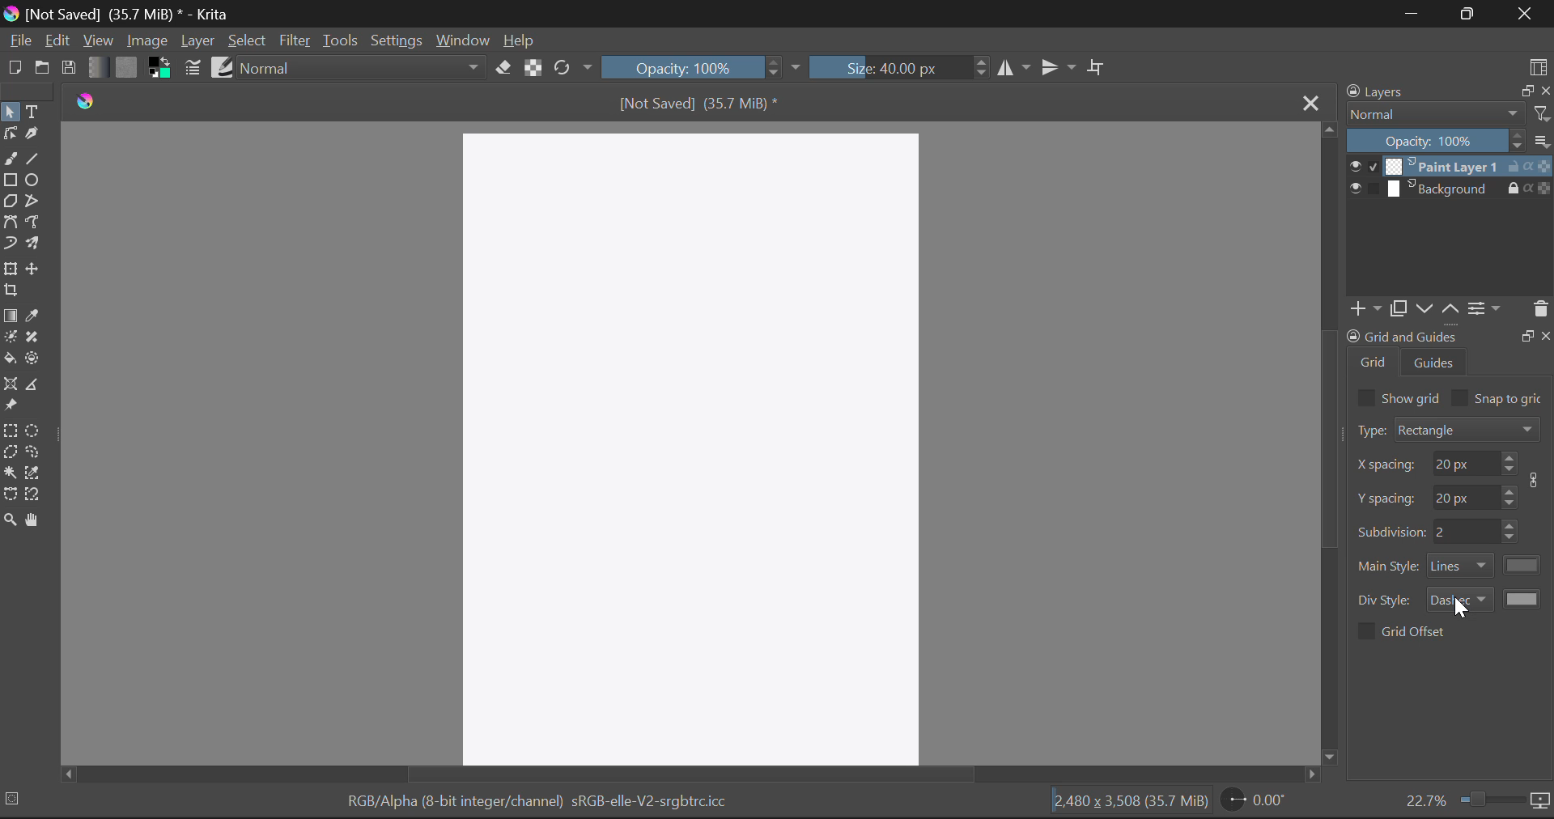 Image resolution: width=1554 pixels, height=819 pixels. Describe the element at coordinates (11, 494) in the screenshot. I see `Bezier Curve Selection` at that location.